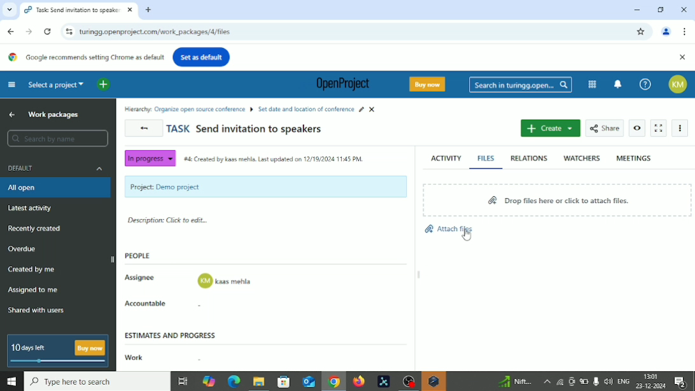  What do you see at coordinates (666, 32) in the screenshot?
I see `Account` at bounding box center [666, 32].